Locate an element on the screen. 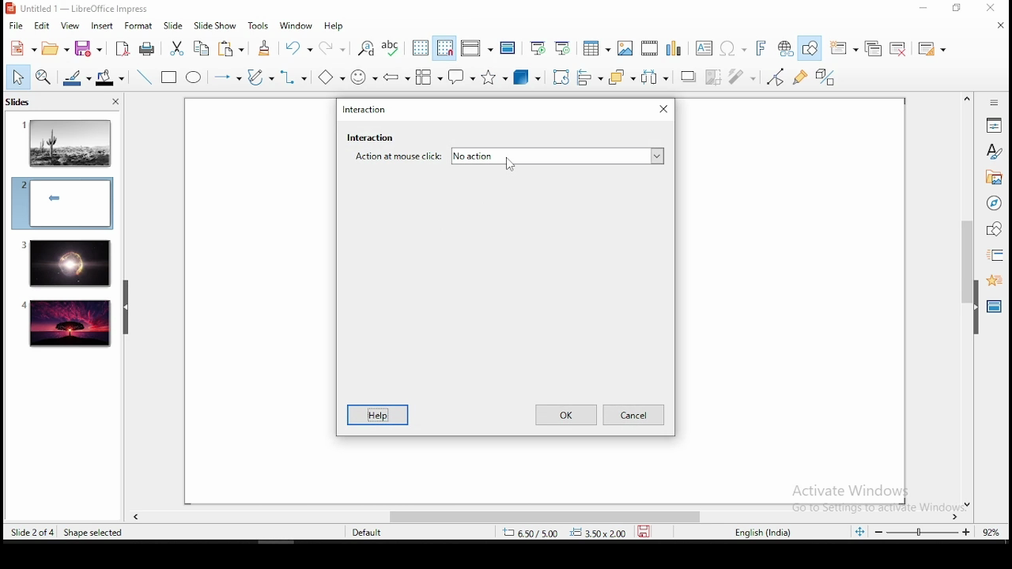  ellipse is located at coordinates (193, 77).